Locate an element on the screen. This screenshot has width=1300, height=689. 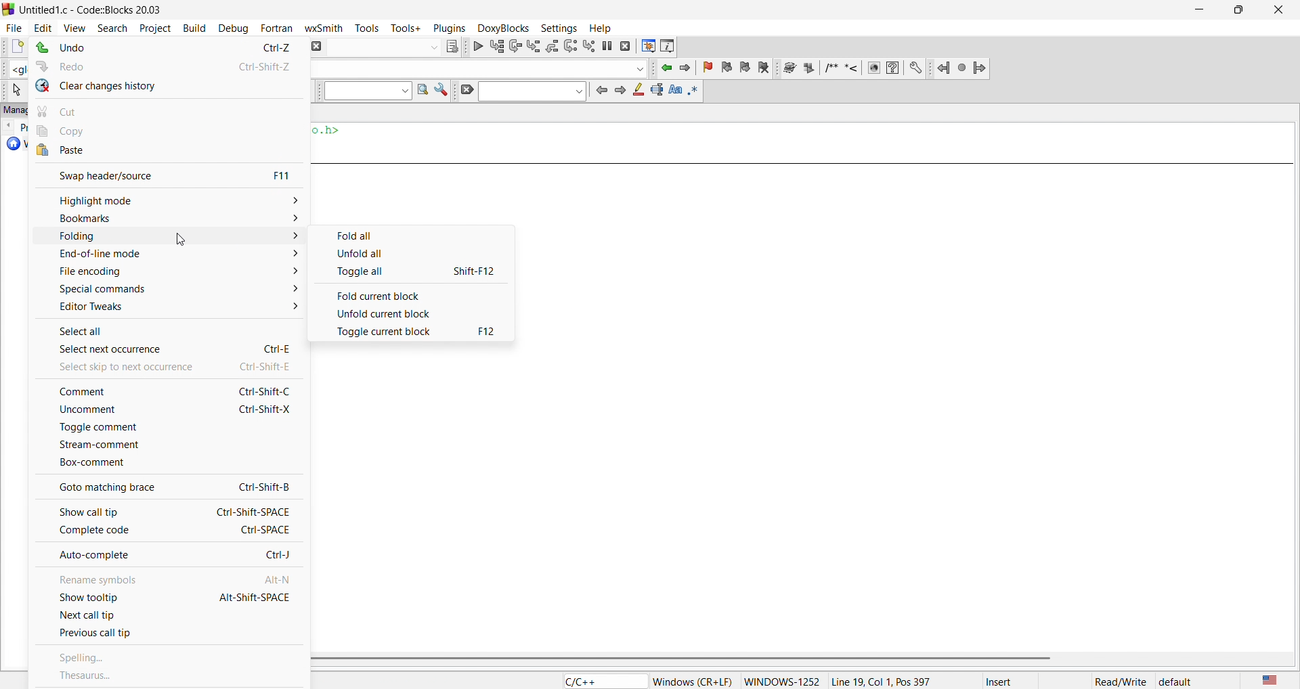
paste is located at coordinates (169, 151).